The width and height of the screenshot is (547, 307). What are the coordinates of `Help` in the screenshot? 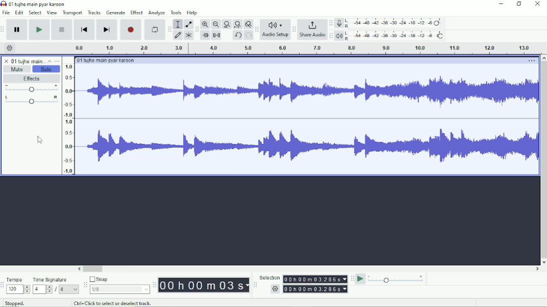 It's located at (192, 12).